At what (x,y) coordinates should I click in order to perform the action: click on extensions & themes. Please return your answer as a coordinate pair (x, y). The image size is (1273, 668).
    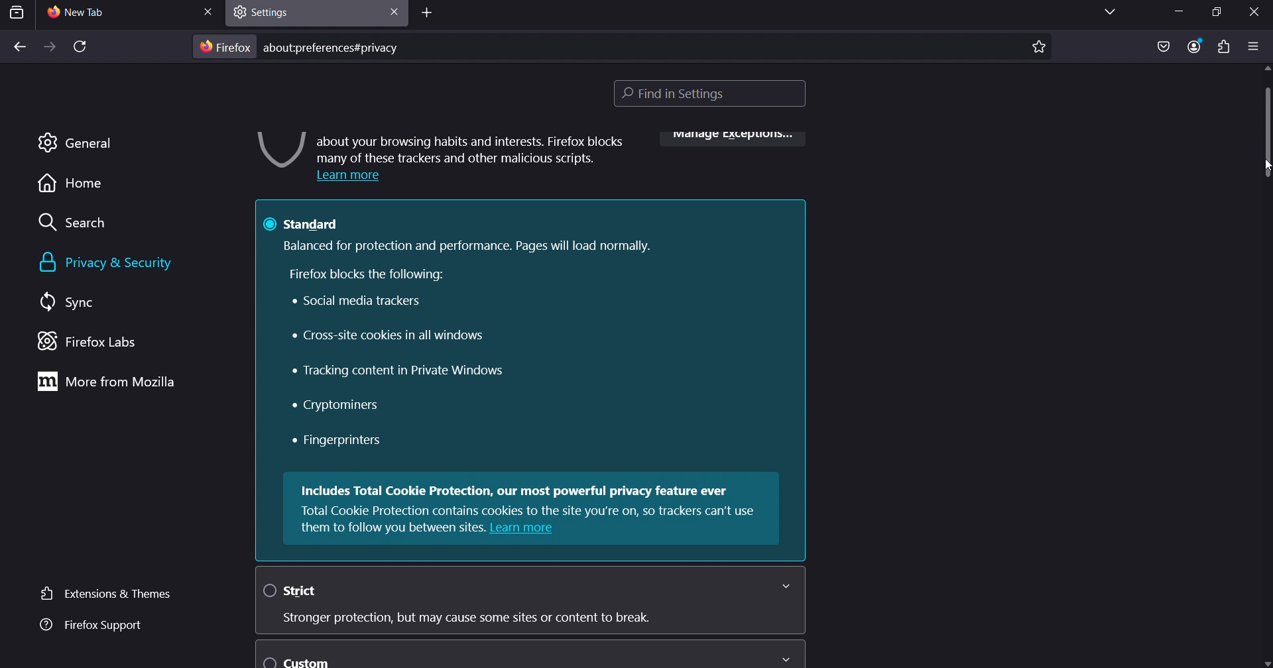
    Looking at the image, I should click on (102, 592).